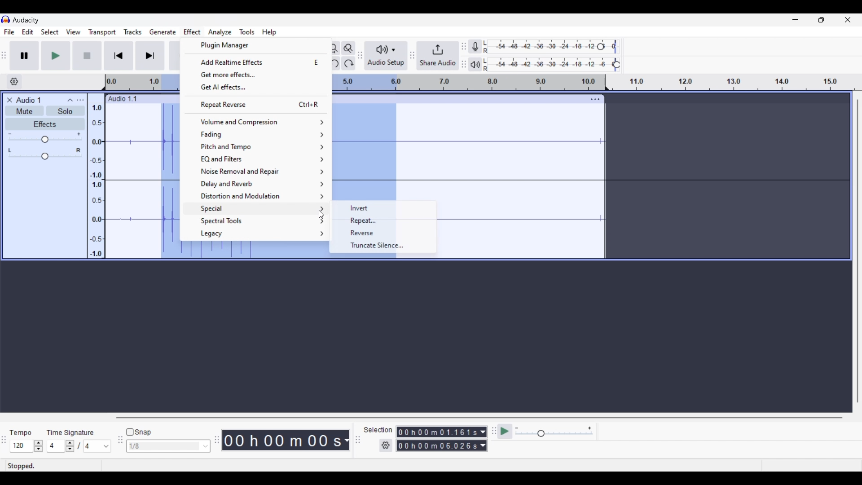 The width and height of the screenshot is (862, 485). What do you see at coordinates (192, 32) in the screenshot?
I see `Effect menu` at bounding box center [192, 32].